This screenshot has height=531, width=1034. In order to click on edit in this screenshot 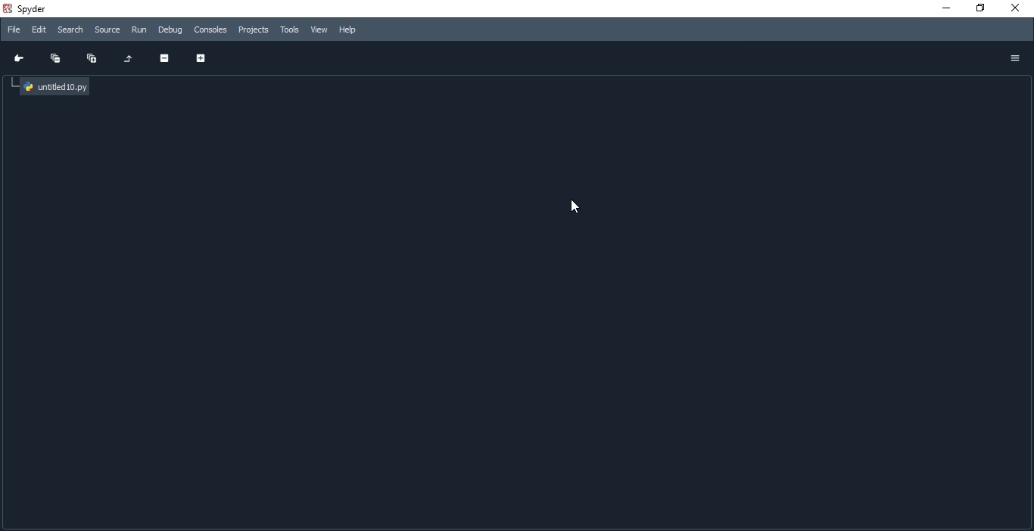, I will do `click(39, 29)`.